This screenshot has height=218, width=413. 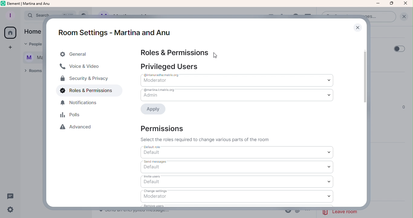 I want to click on Home, so click(x=32, y=32).